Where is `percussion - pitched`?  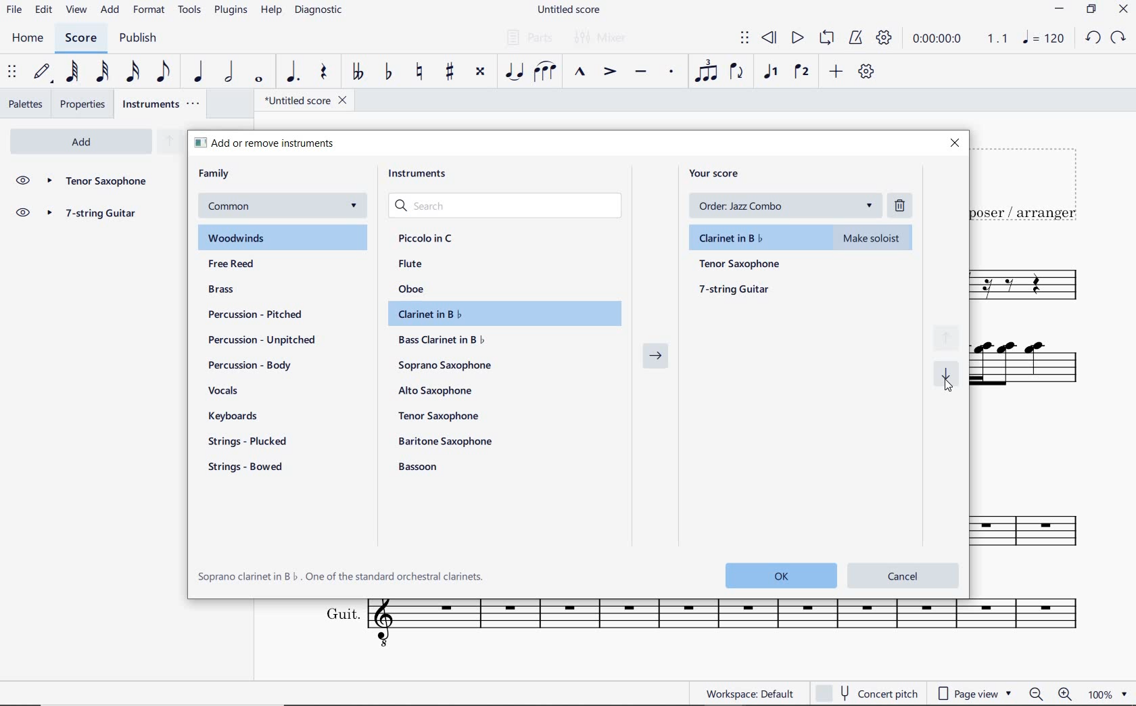 percussion - pitched is located at coordinates (252, 314).